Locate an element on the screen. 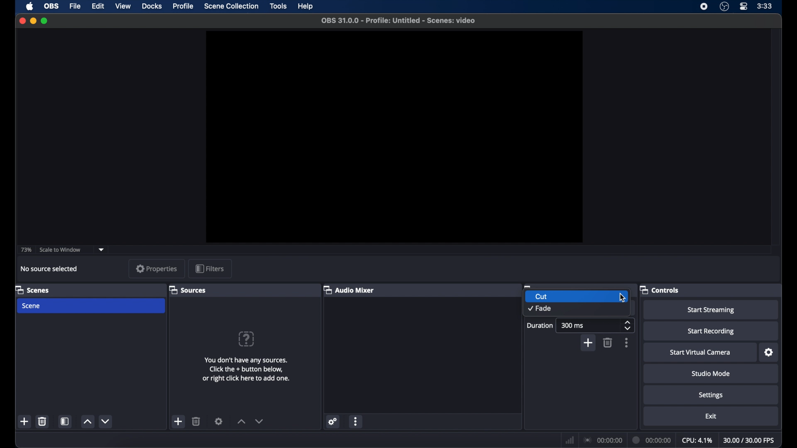 The width and height of the screenshot is (797, 448). more options is located at coordinates (356, 421).